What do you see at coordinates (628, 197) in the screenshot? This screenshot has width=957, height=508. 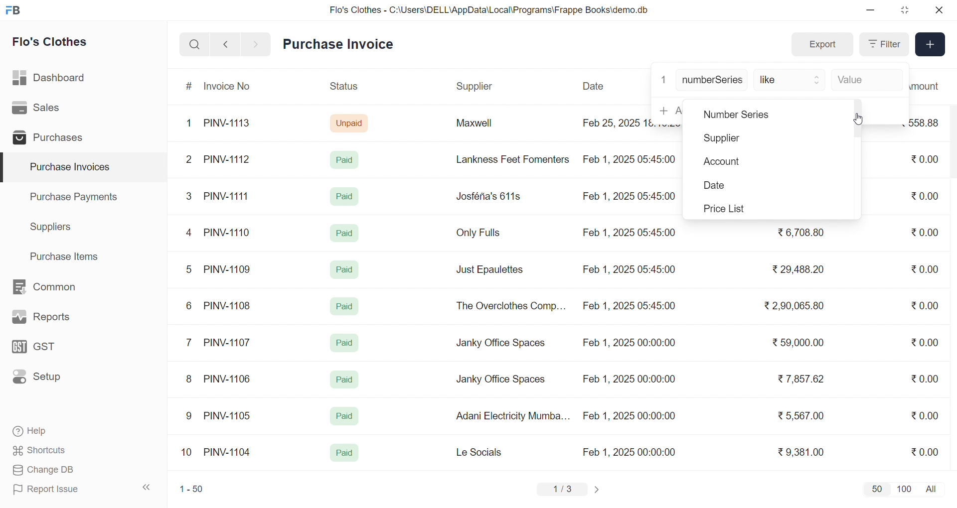 I see `Feb 1, 2025 05:45:00` at bounding box center [628, 197].